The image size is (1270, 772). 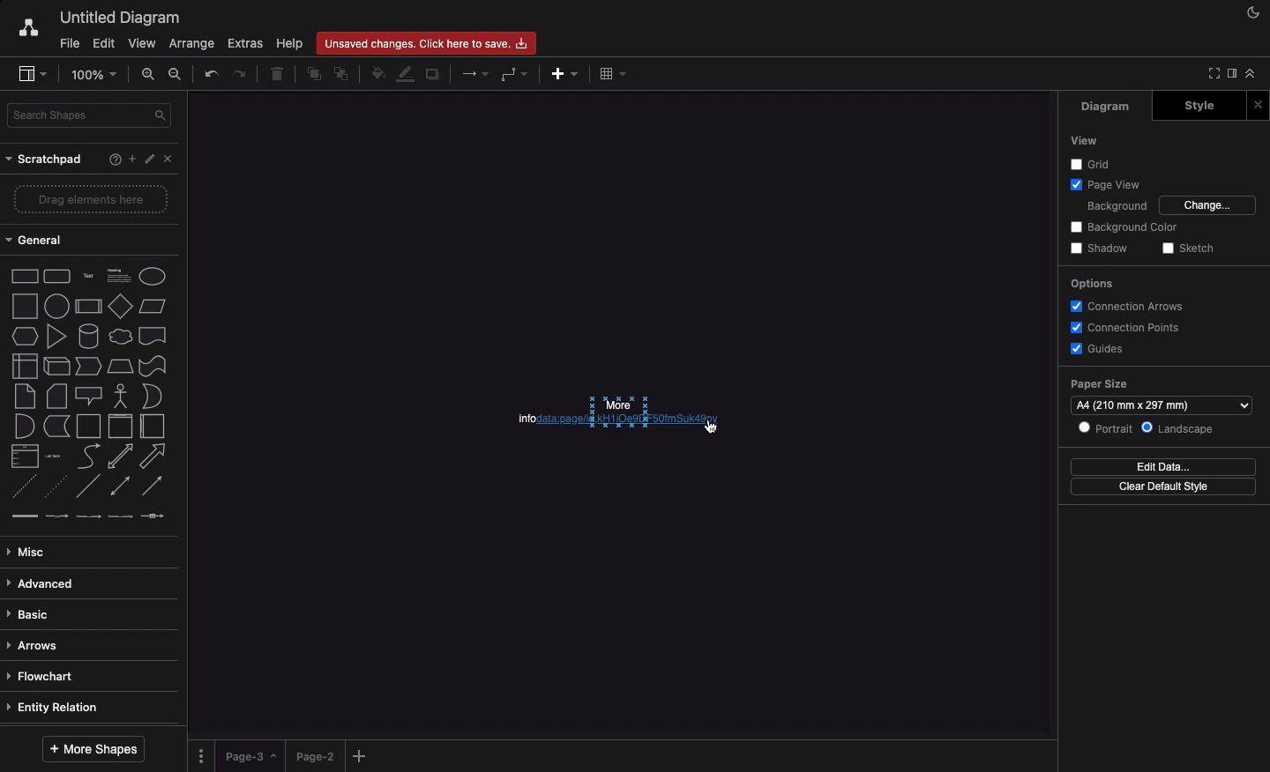 What do you see at coordinates (565, 74) in the screenshot?
I see `Add` at bounding box center [565, 74].